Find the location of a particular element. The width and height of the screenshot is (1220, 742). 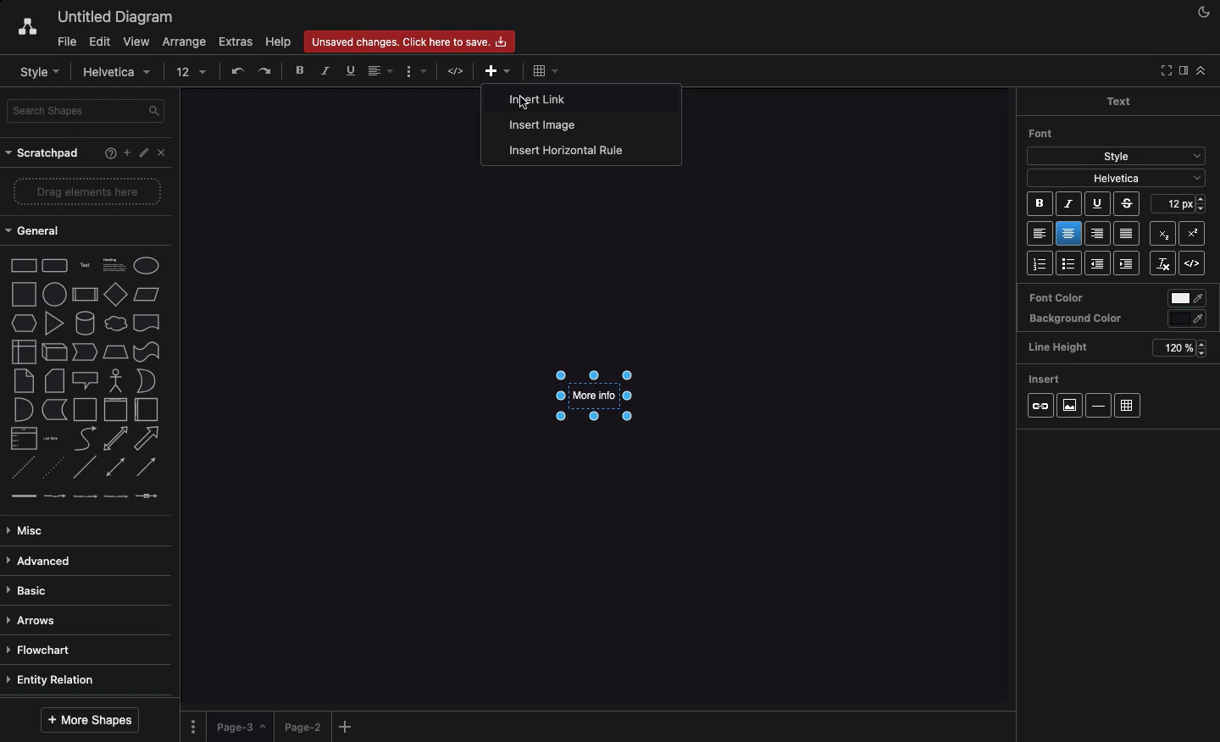

list item is located at coordinates (52, 439).